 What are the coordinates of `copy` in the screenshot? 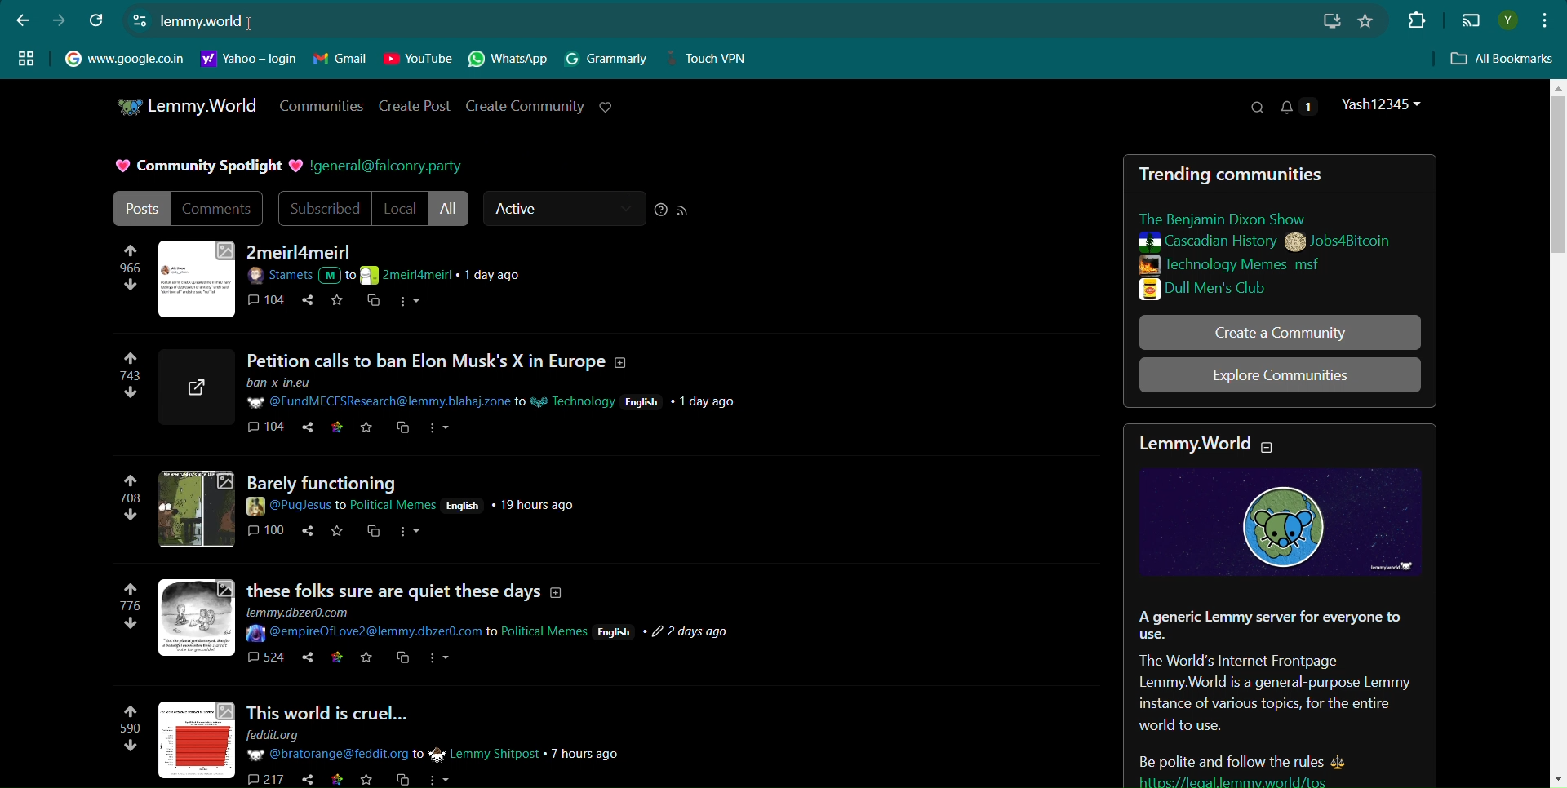 It's located at (374, 303).